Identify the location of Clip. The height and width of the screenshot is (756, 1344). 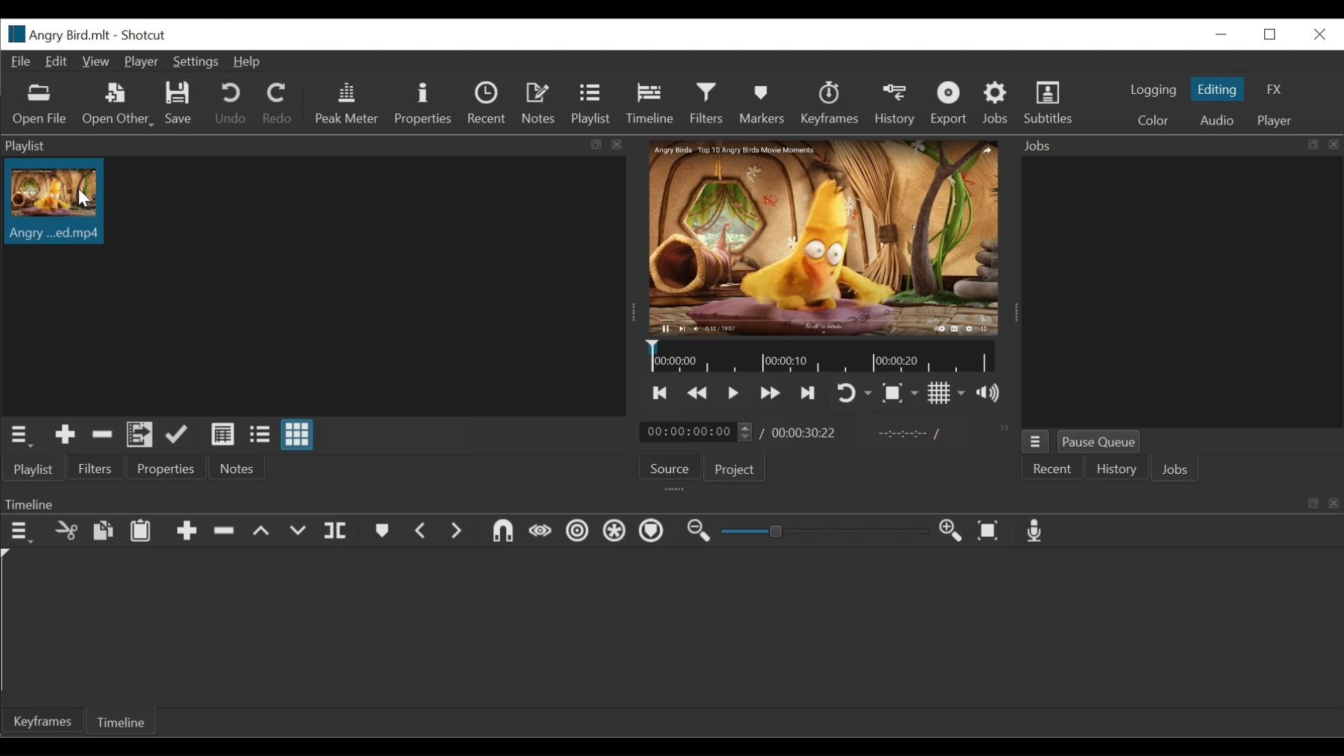
(59, 201).